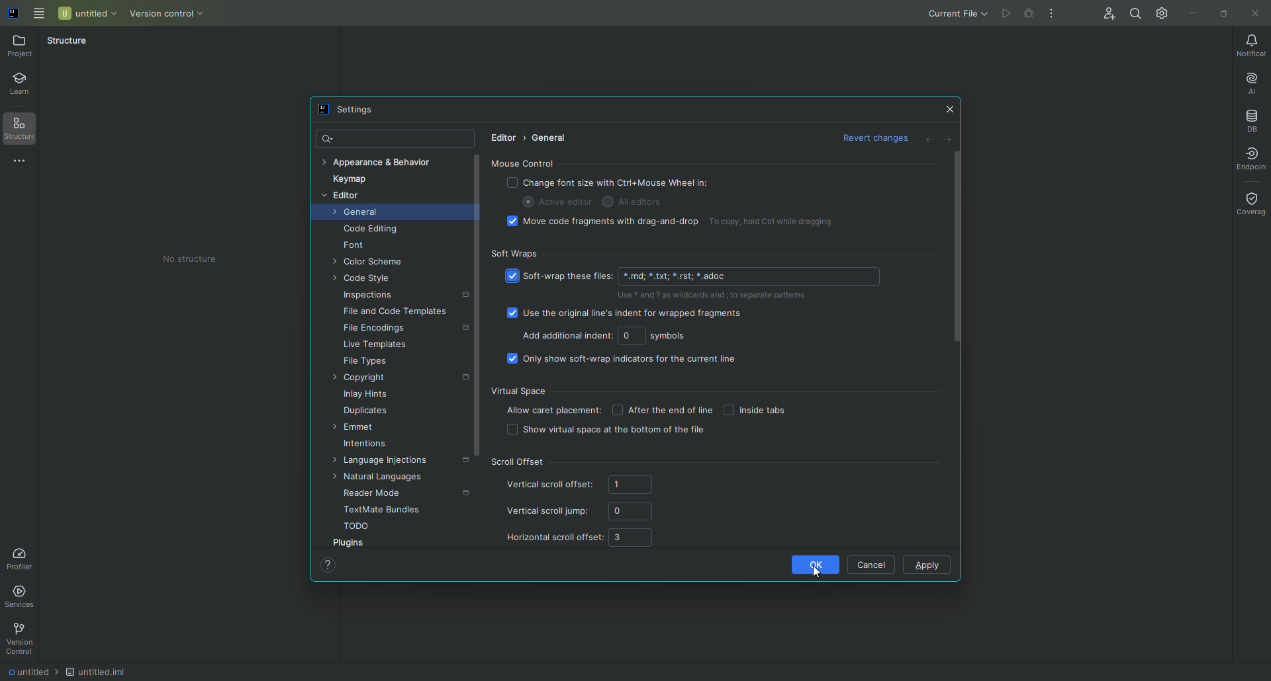 This screenshot has height=681, width=1271. What do you see at coordinates (1222, 13) in the screenshot?
I see `Restore` at bounding box center [1222, 13].